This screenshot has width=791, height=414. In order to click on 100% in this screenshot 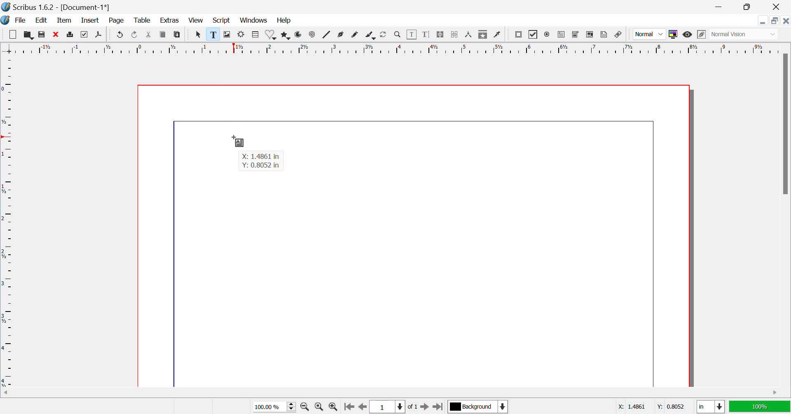, I will do `click(759, 407)`.